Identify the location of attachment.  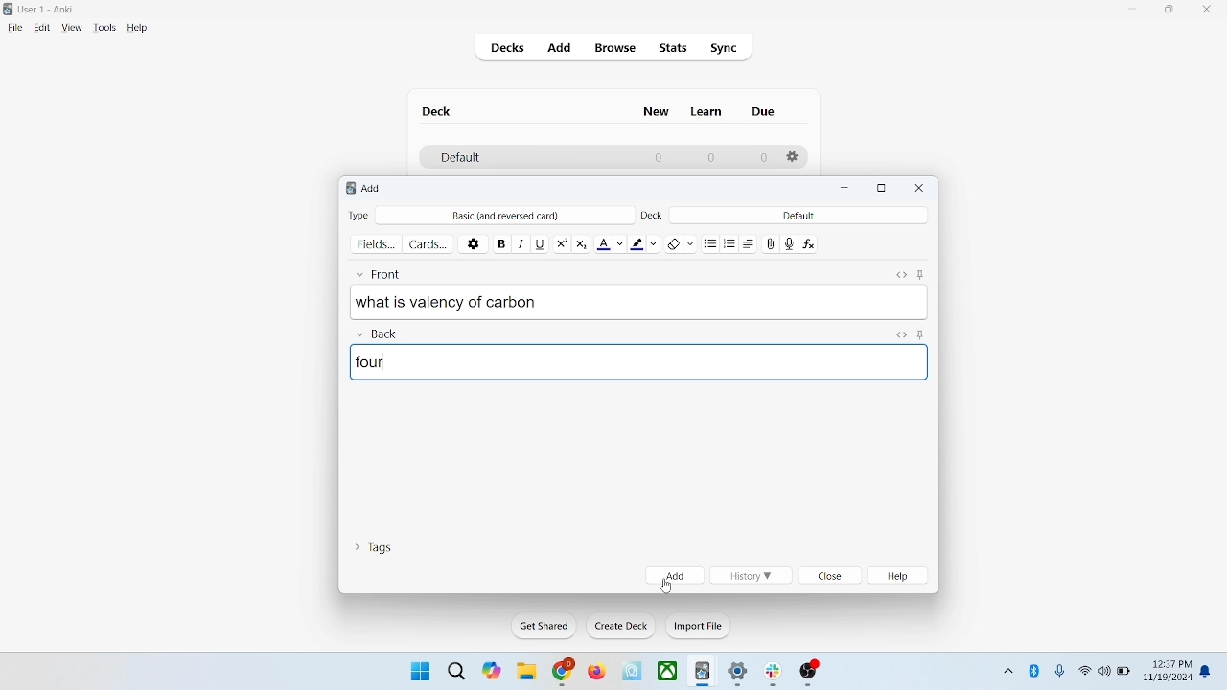
(772, 242).